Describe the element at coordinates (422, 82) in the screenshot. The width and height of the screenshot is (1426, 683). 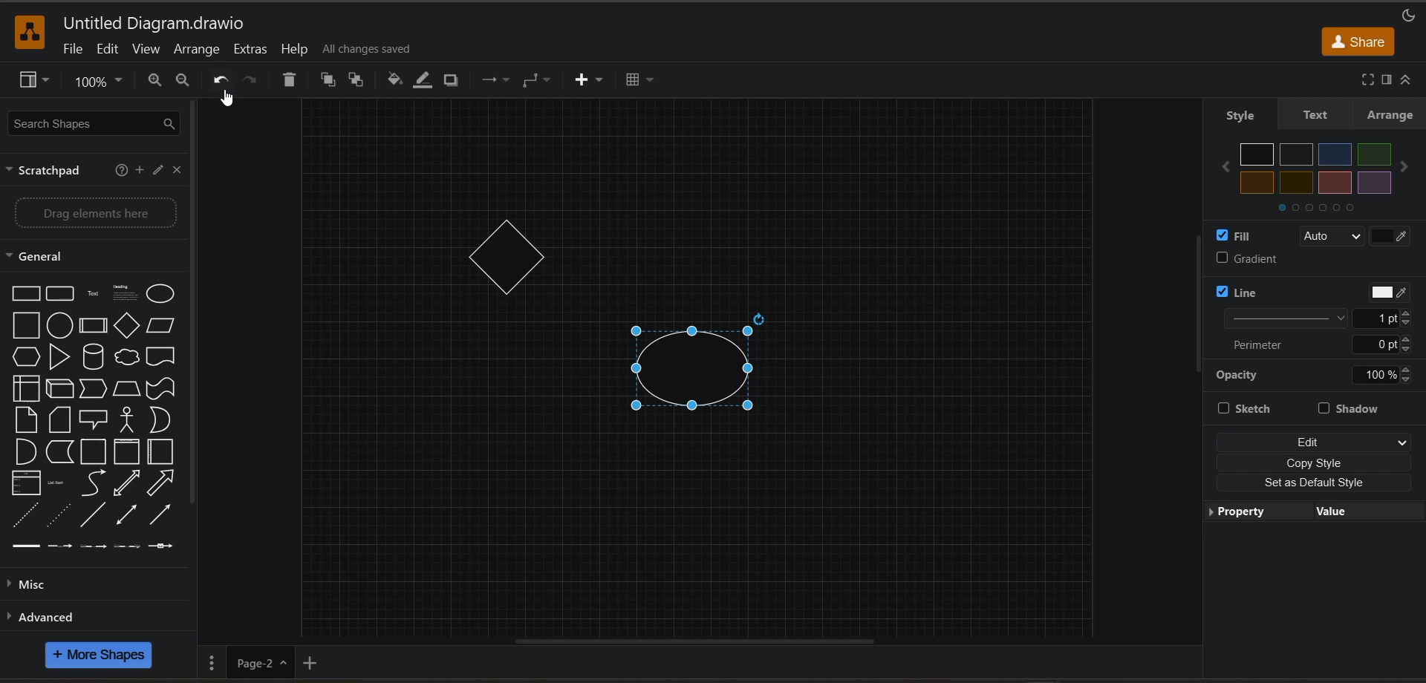
I see `line color` at that location.